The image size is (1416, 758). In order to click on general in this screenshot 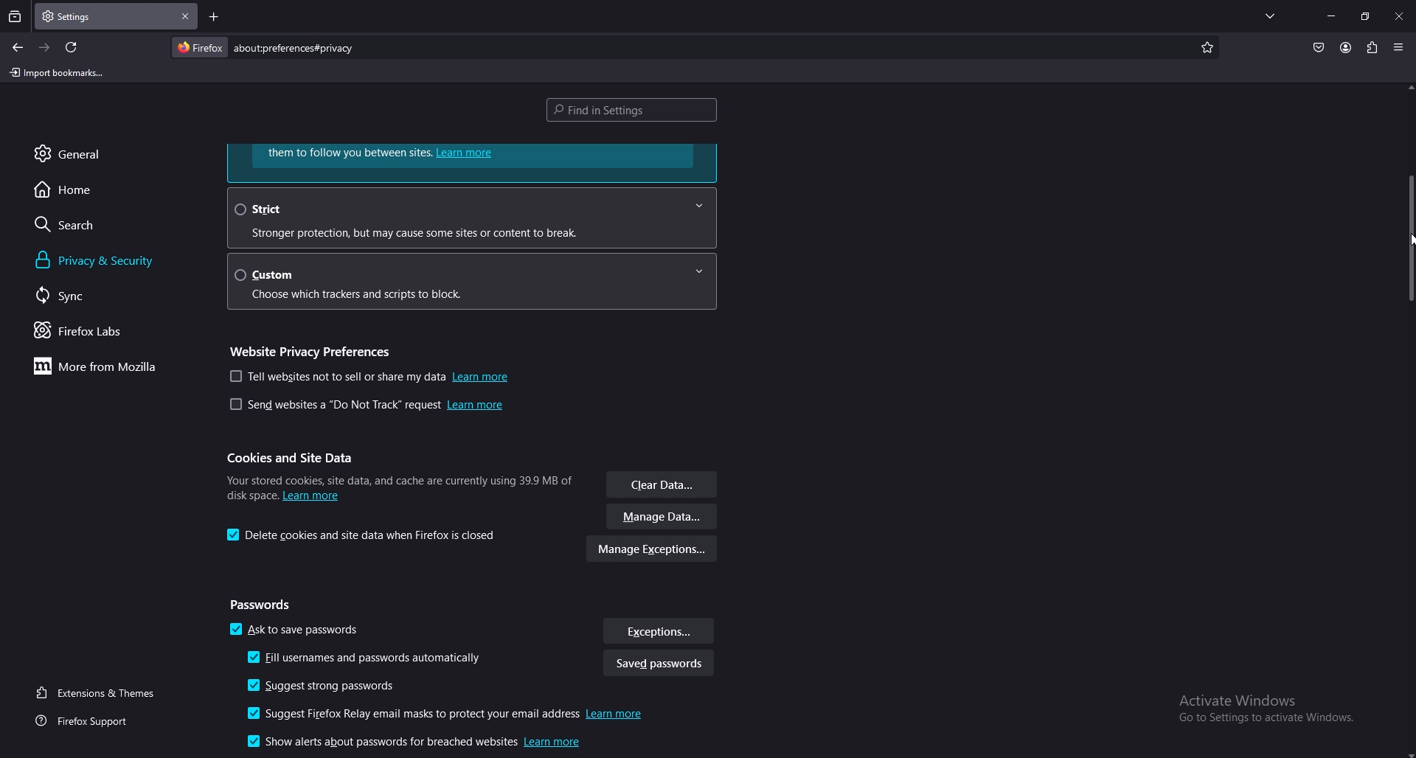, I will do `click(85, 153)`.